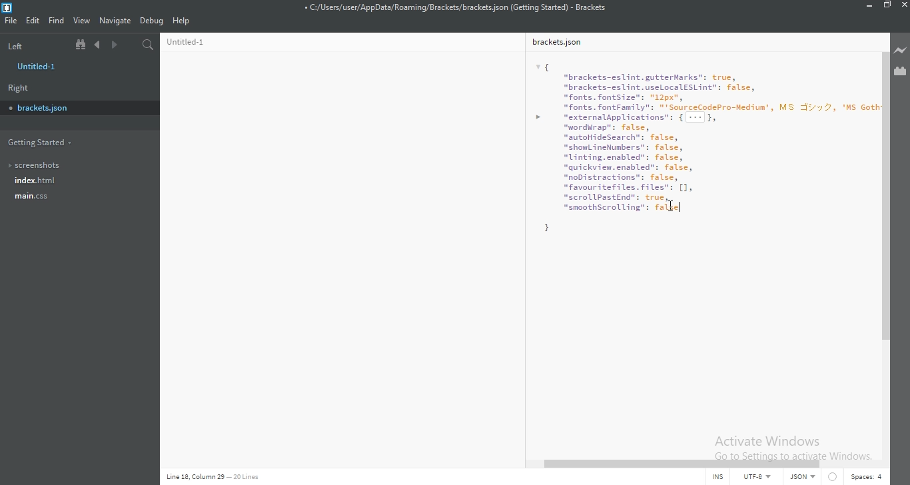  Describe the element at coordinates (868, 7) in the screenshot. I see `Minimise` at that location.